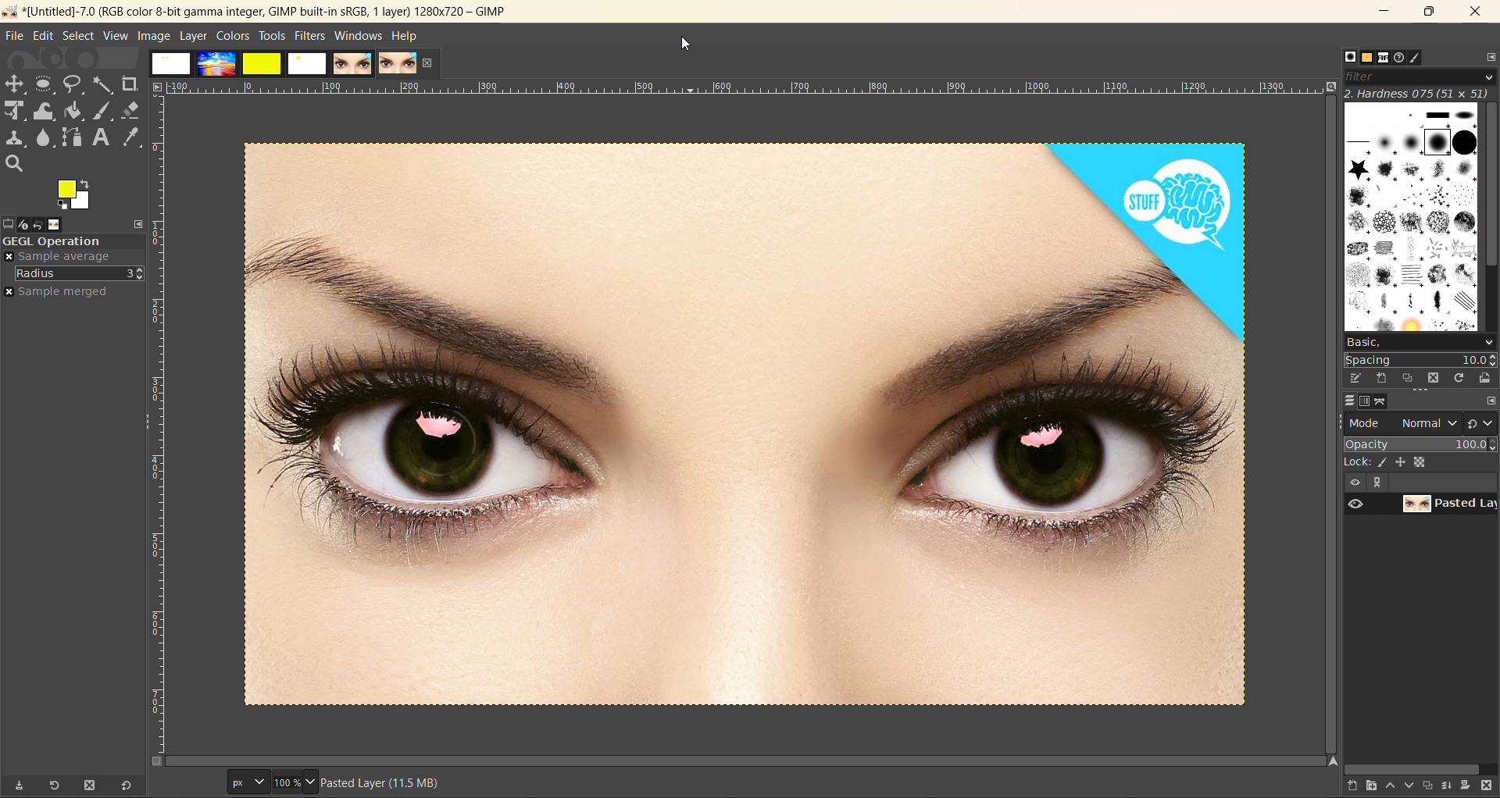 The image size is (1500, 798). What do you see at coordinates (1419, 96) in the screenshot?
I see `hardness` at bounding box center [1419, 96].